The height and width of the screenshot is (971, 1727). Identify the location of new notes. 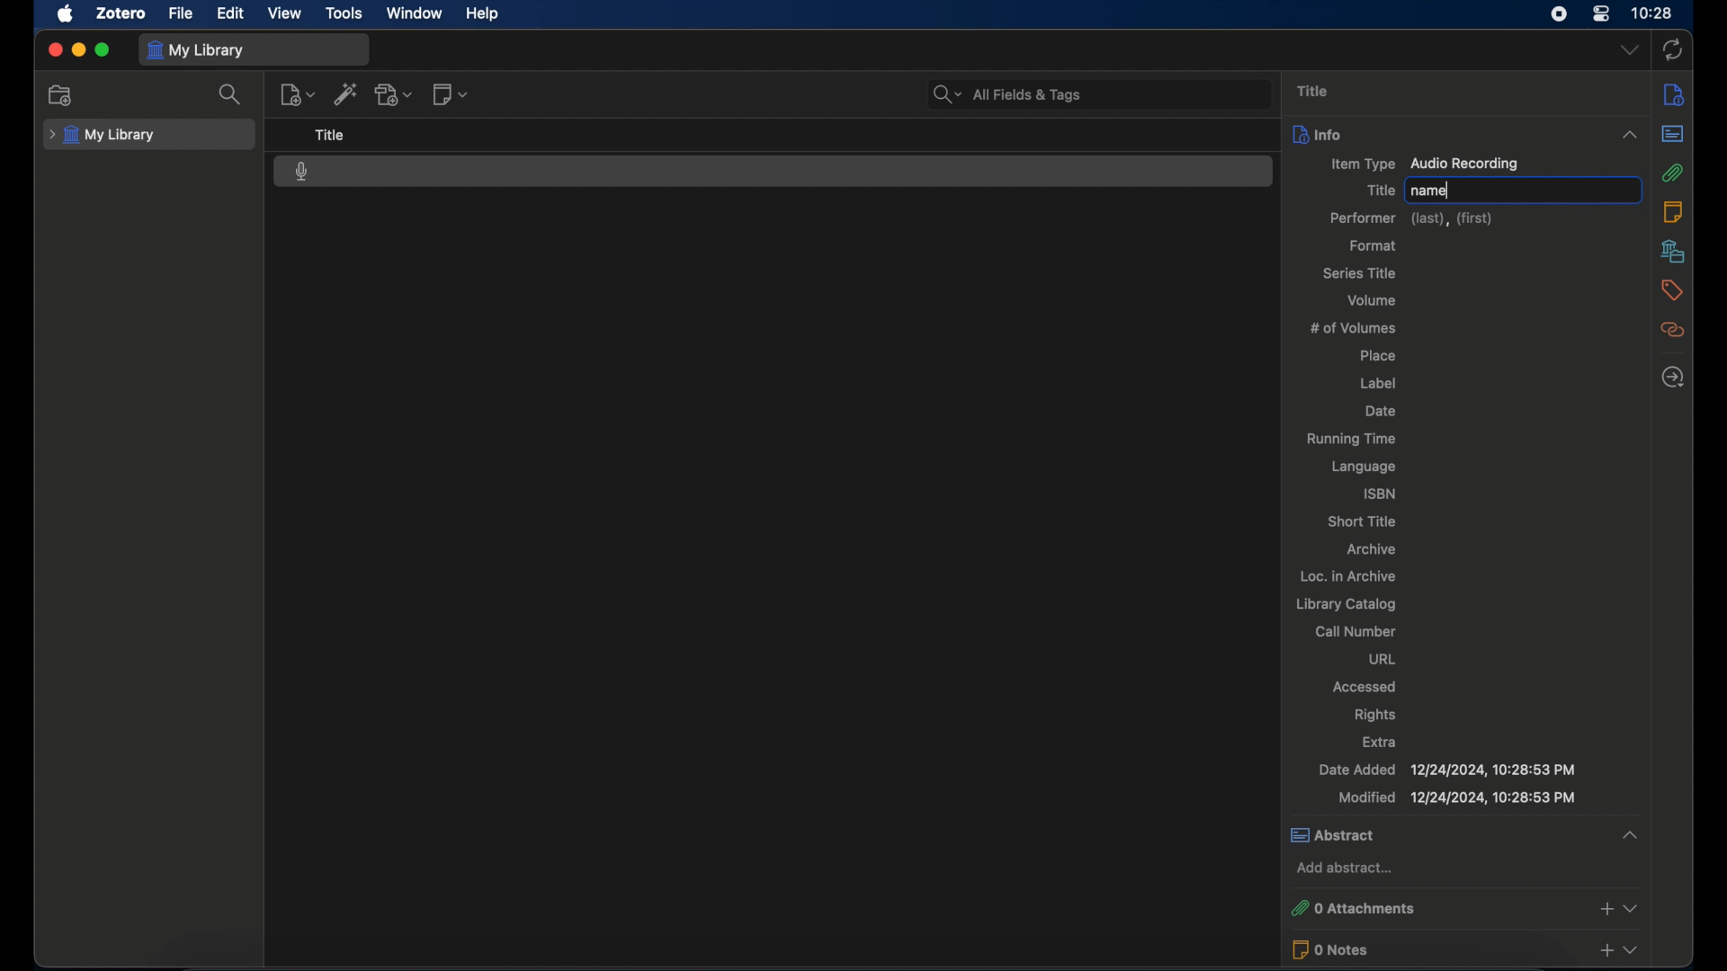
(452, 94).